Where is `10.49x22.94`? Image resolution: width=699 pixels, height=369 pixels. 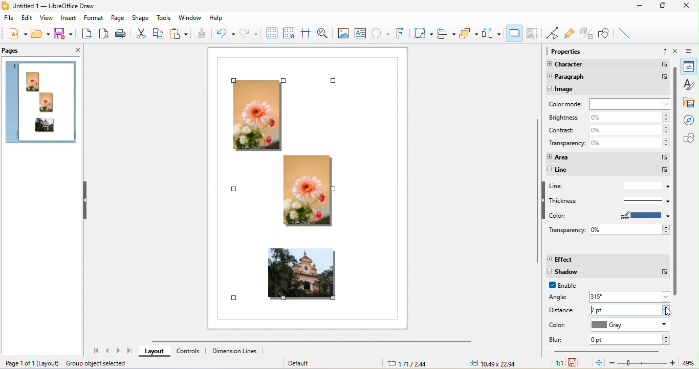
10.49x22.94 is located at coordinates (493, 363).